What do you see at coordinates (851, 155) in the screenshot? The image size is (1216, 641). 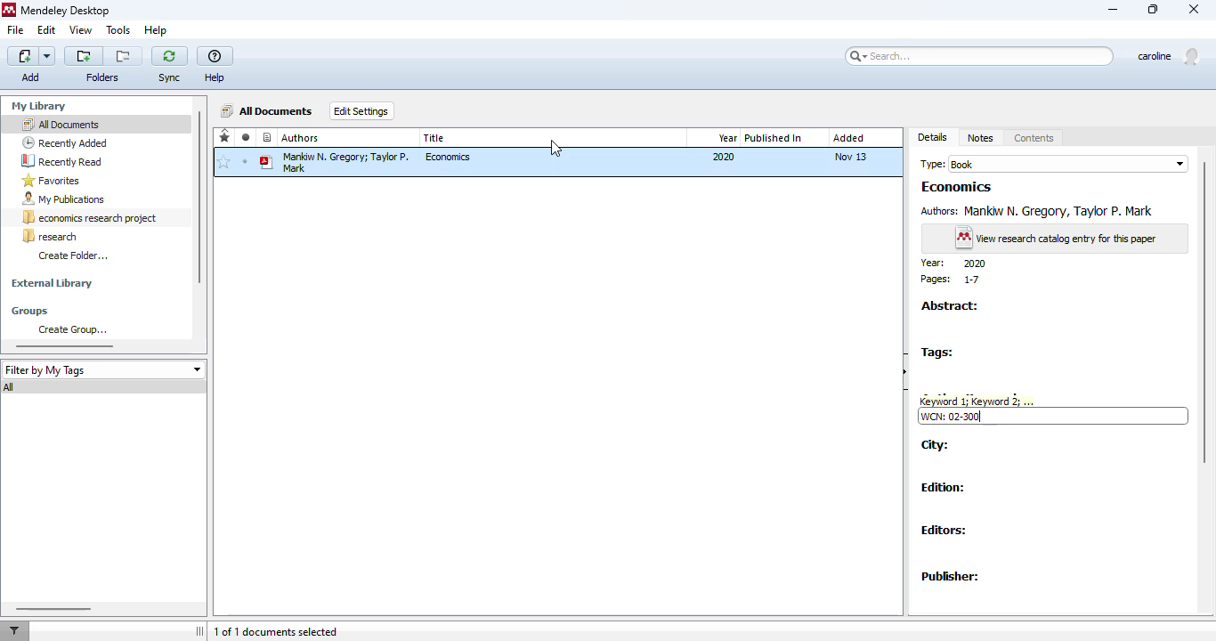 I see `Nov 13` at bounding box center [851, 155].